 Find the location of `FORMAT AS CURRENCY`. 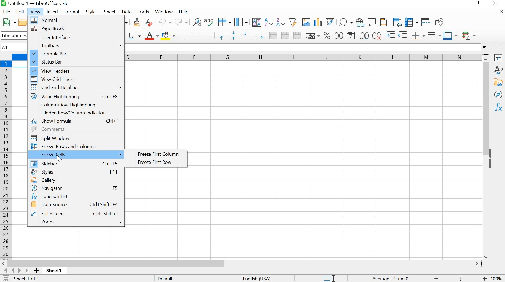

FORMAT AS CURRENCY is located at coordinates (313, 36).